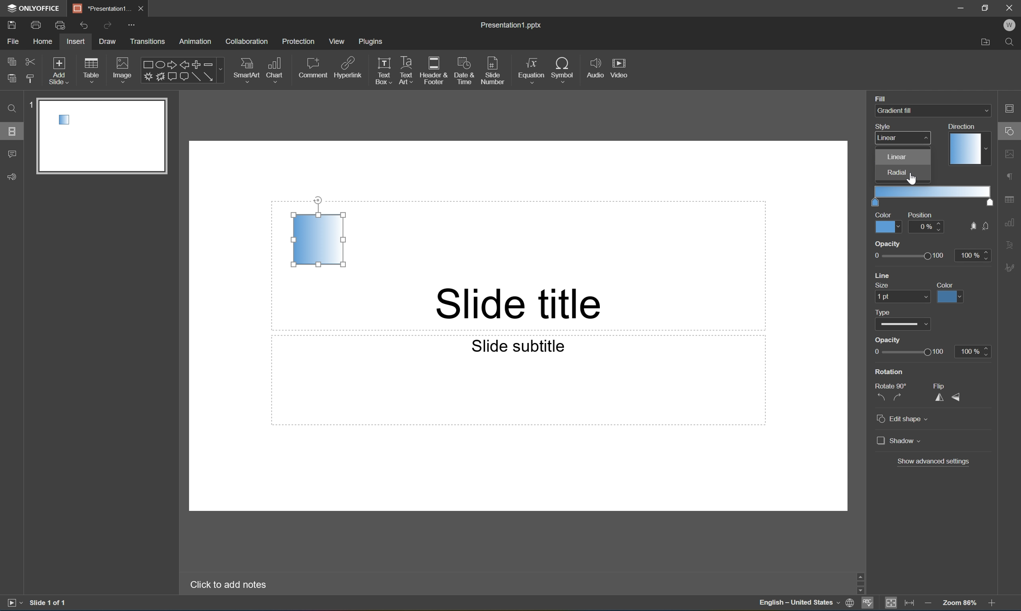  What do you see at coordinates (493, 68) in the screenshot?
I see `Slide number` at bounding box center [493, 68].